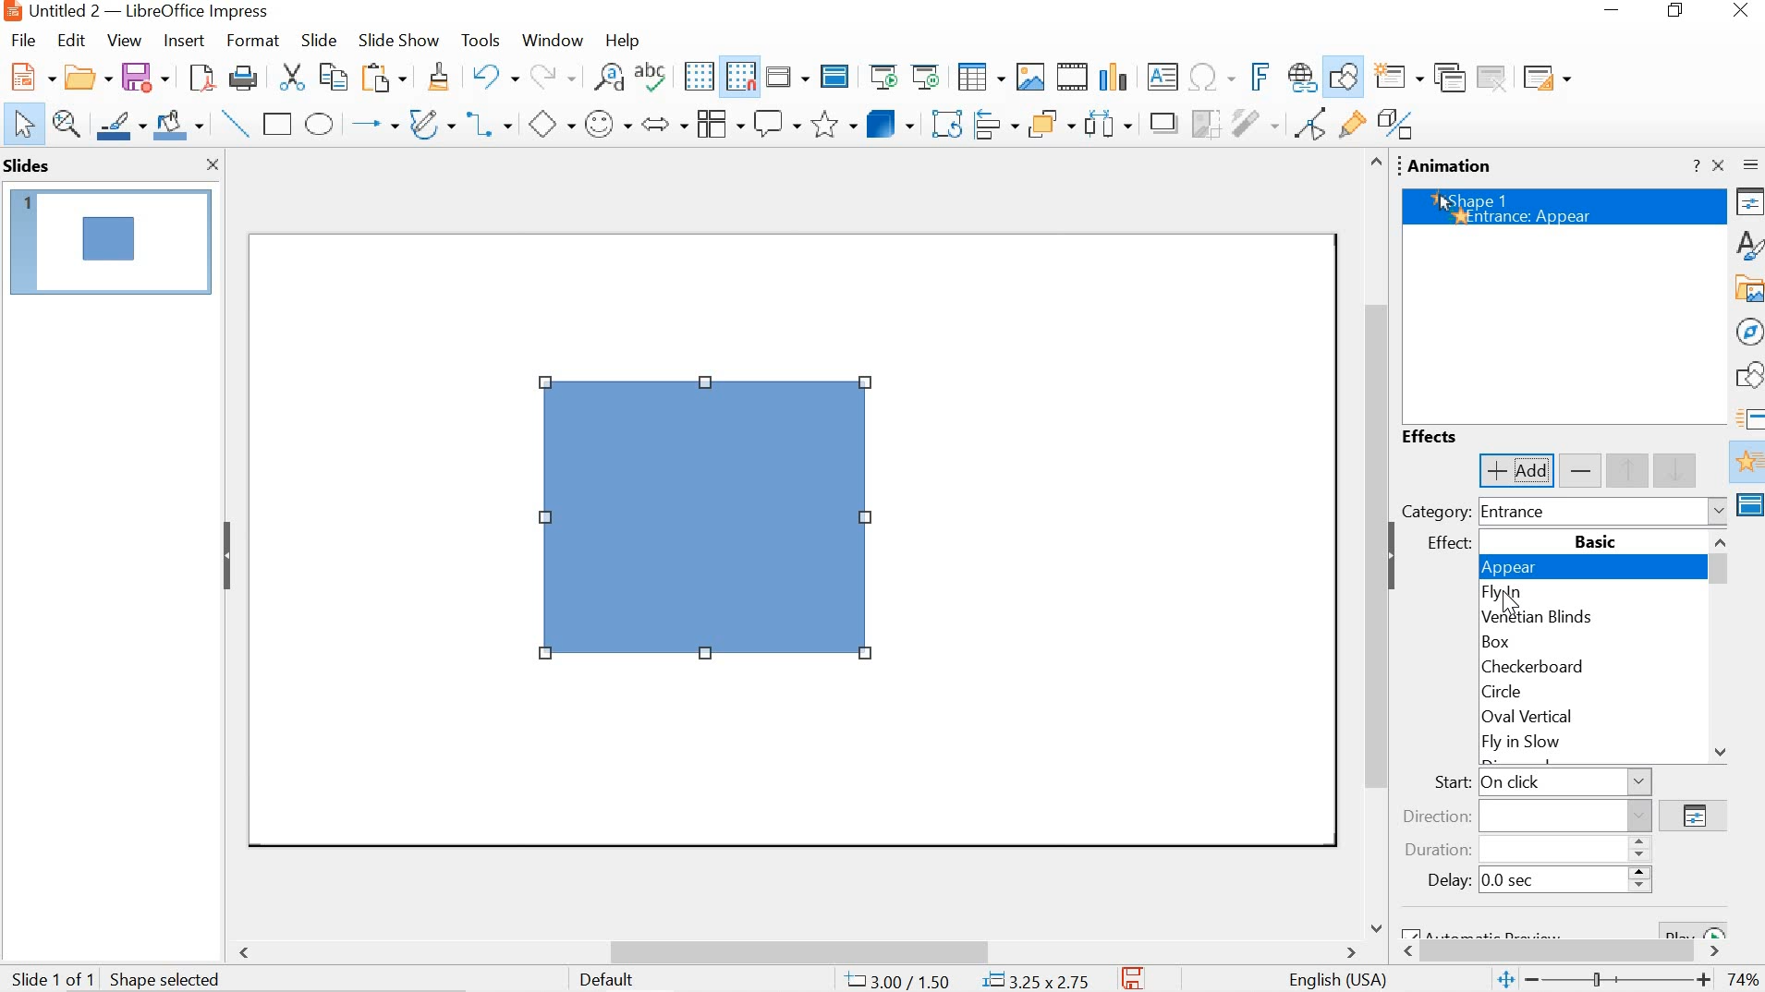  What do you see at coordinates (980, 75) in the screenshot?
I see `table` at bounding box center [980, 75].